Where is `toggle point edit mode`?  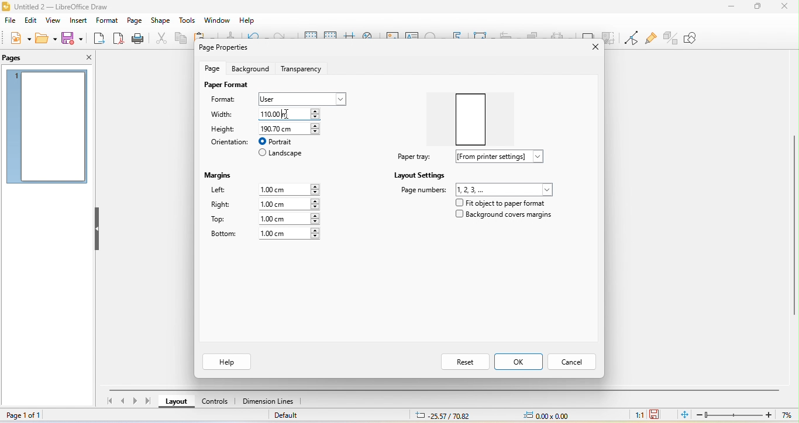
toggle point edit mode is located at coordinates (631, 38).